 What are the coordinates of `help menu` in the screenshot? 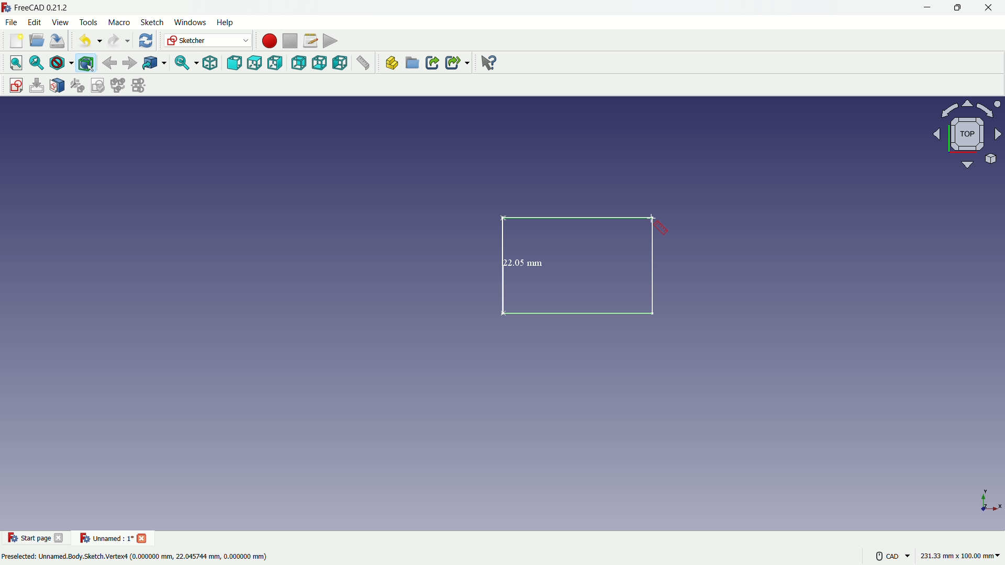 It's located at (226, 23).